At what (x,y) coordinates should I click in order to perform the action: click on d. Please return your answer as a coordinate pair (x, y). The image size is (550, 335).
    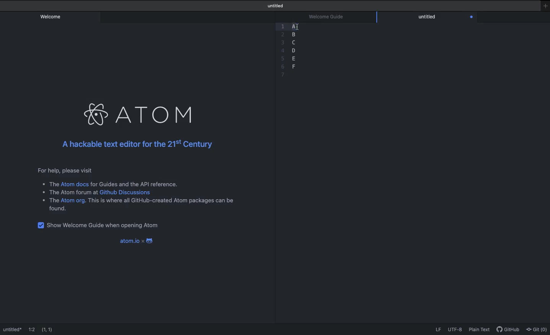
    Looking at the image, I should click on (295, 50).